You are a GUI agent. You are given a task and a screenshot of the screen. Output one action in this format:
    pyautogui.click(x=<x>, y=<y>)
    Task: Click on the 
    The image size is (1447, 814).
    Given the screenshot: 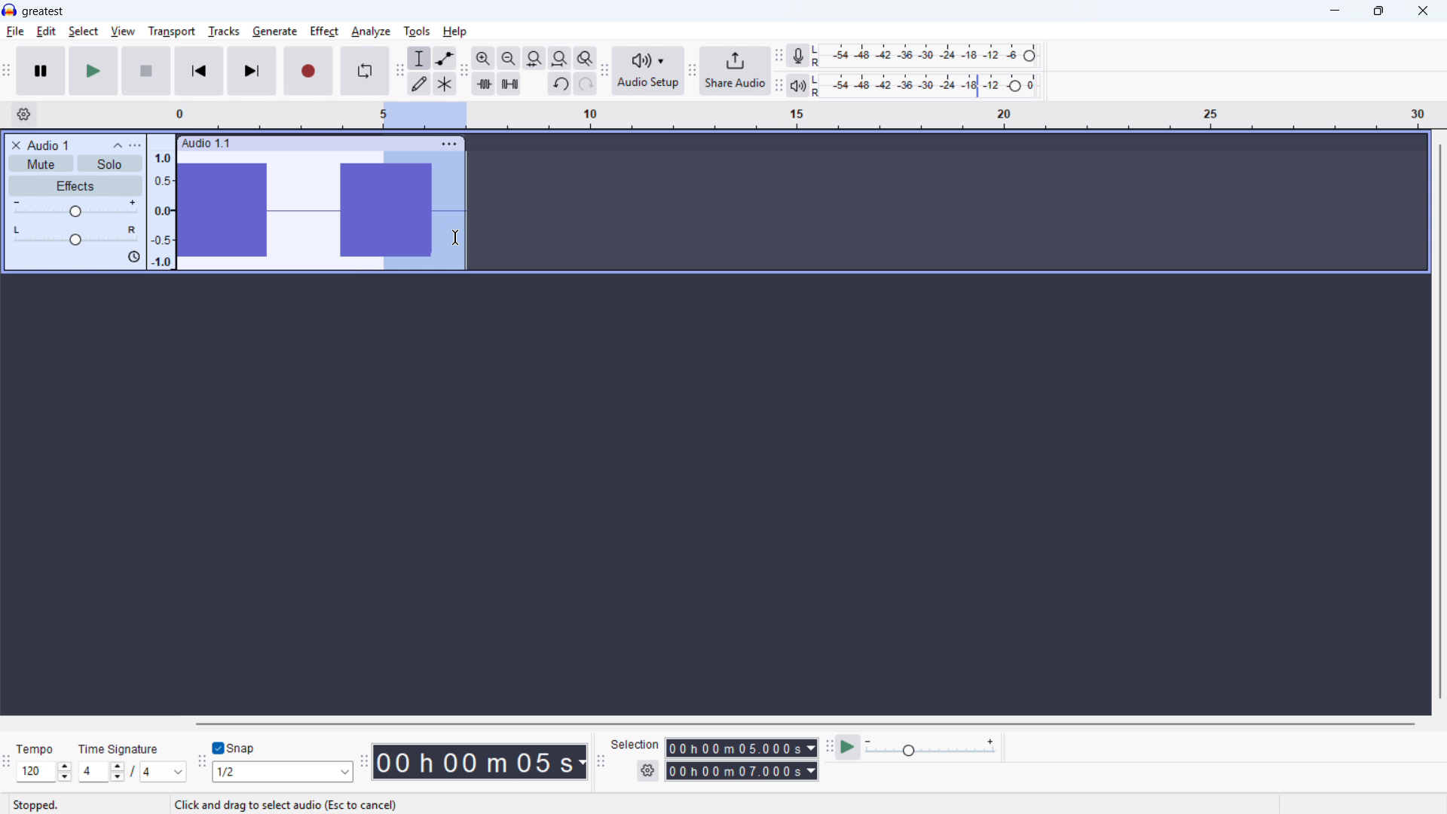 What is the action you would take?
    pyautogui.click(x=118, y=749)
    